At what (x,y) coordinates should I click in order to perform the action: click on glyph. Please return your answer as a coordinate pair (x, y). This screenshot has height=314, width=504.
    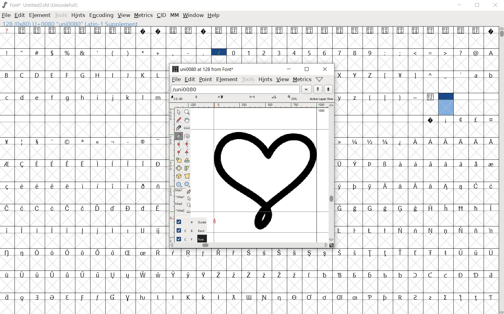
    Looking at the image, I should click on (355, 253).